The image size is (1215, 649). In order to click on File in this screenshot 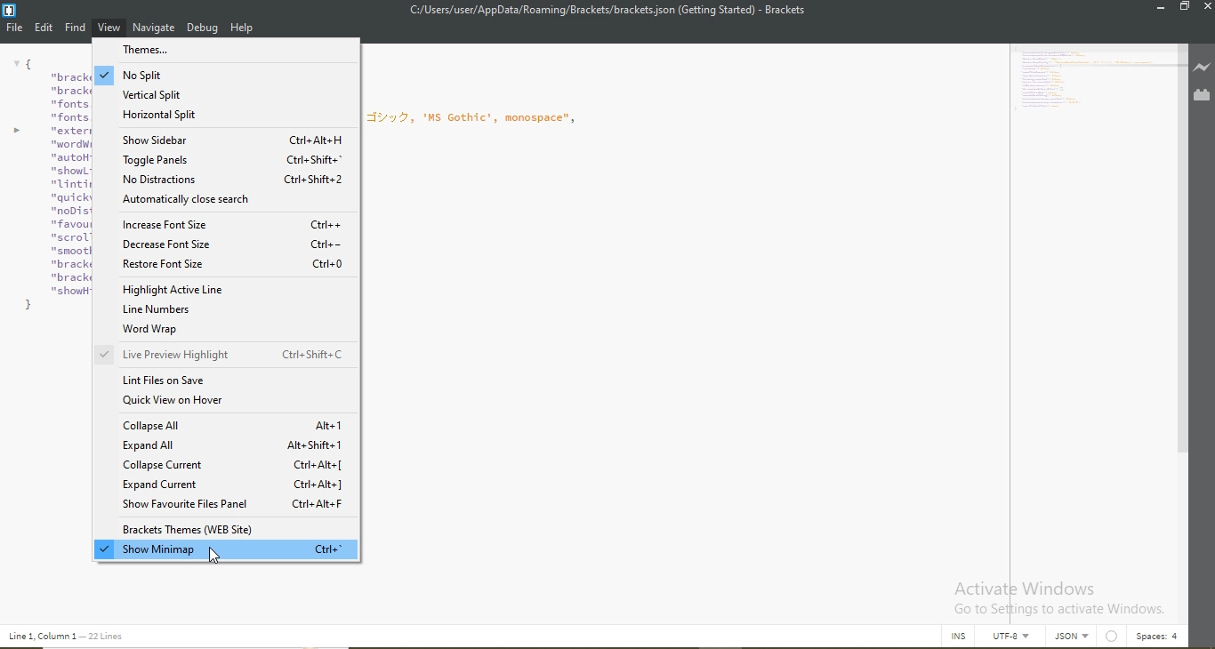, I will do `click(15, 30)`.